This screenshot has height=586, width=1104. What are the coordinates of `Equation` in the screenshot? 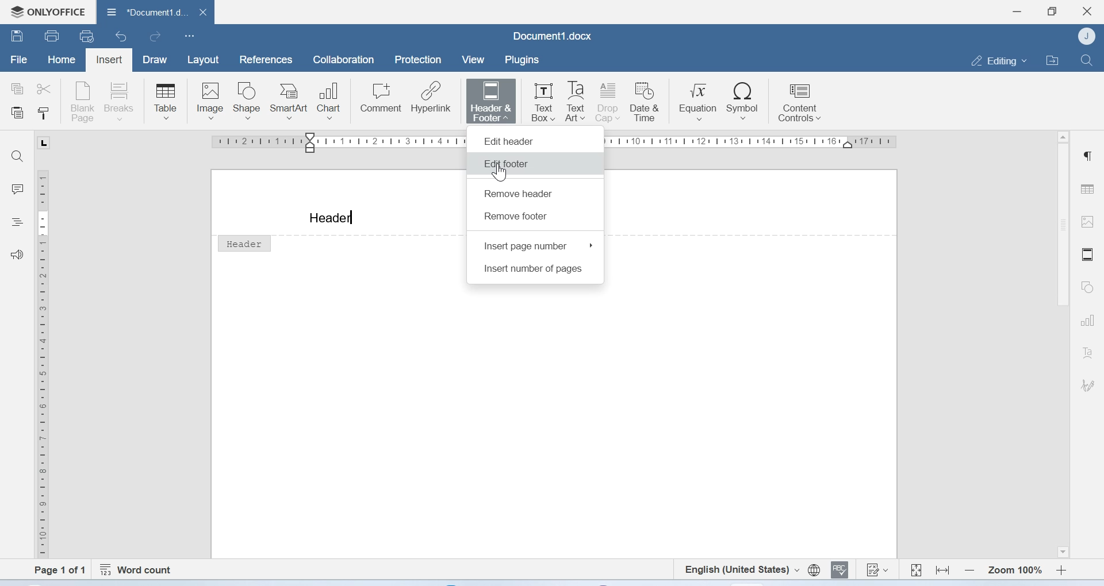 It's located at (699, 101).